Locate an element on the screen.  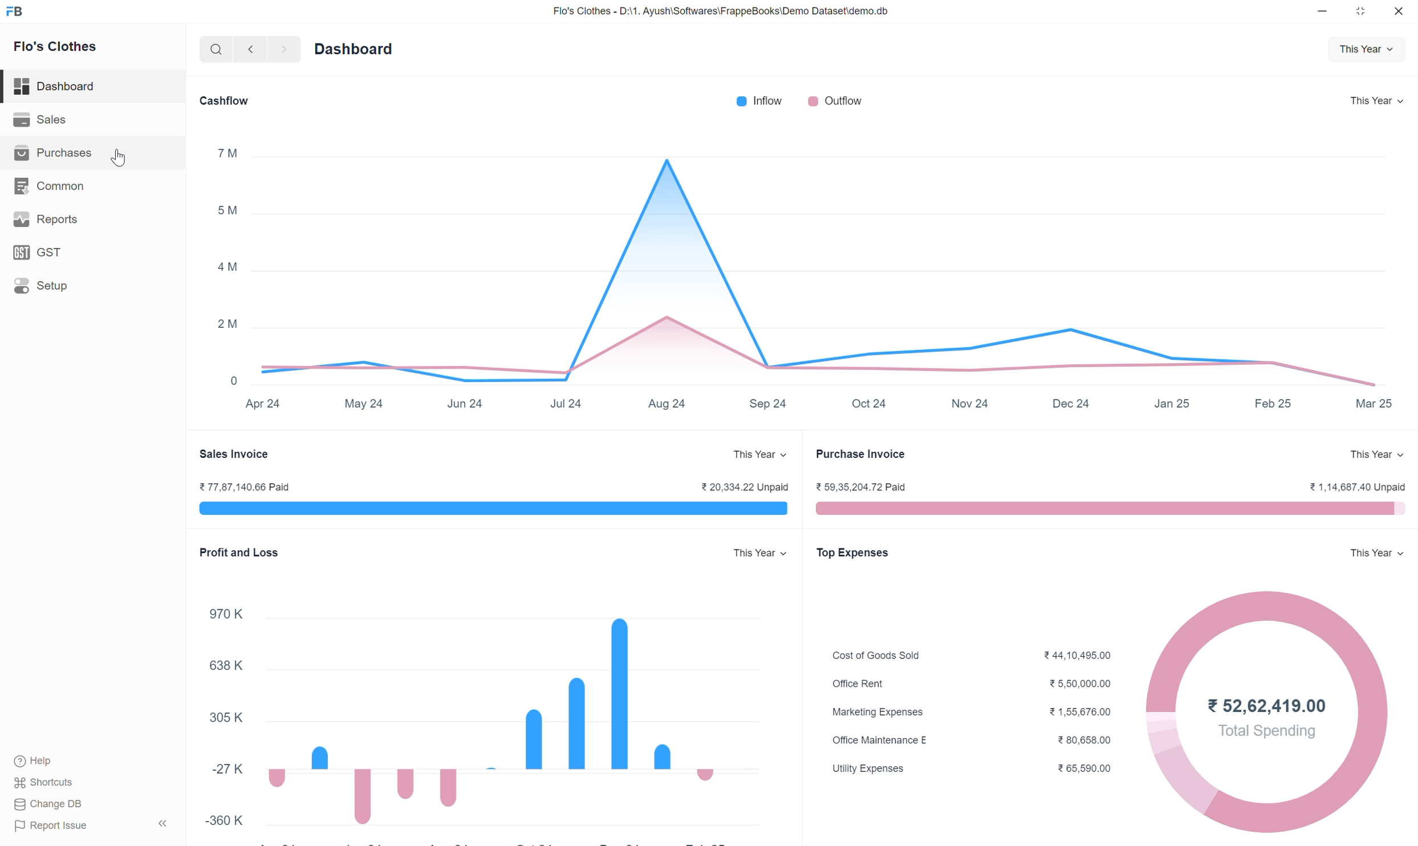
Cost of Goods Sold is located at coordinates (876, 655).